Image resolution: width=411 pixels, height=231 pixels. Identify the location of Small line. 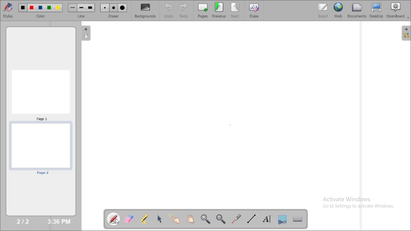
(73, 8).